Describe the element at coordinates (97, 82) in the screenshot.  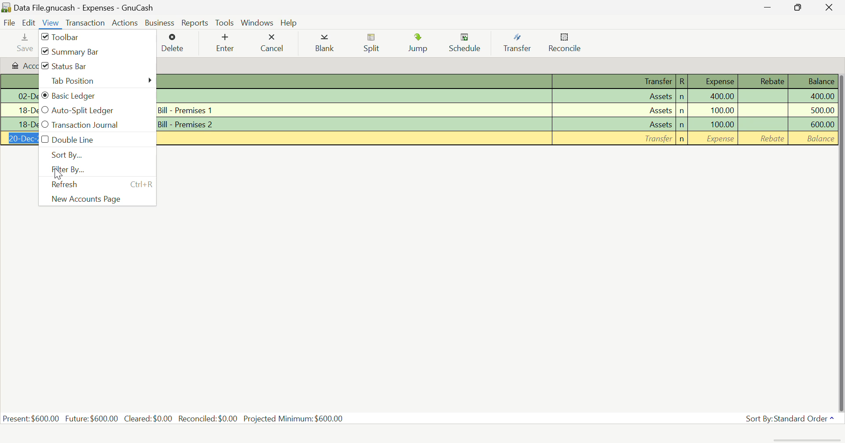
I see `Tab Position` at that location.